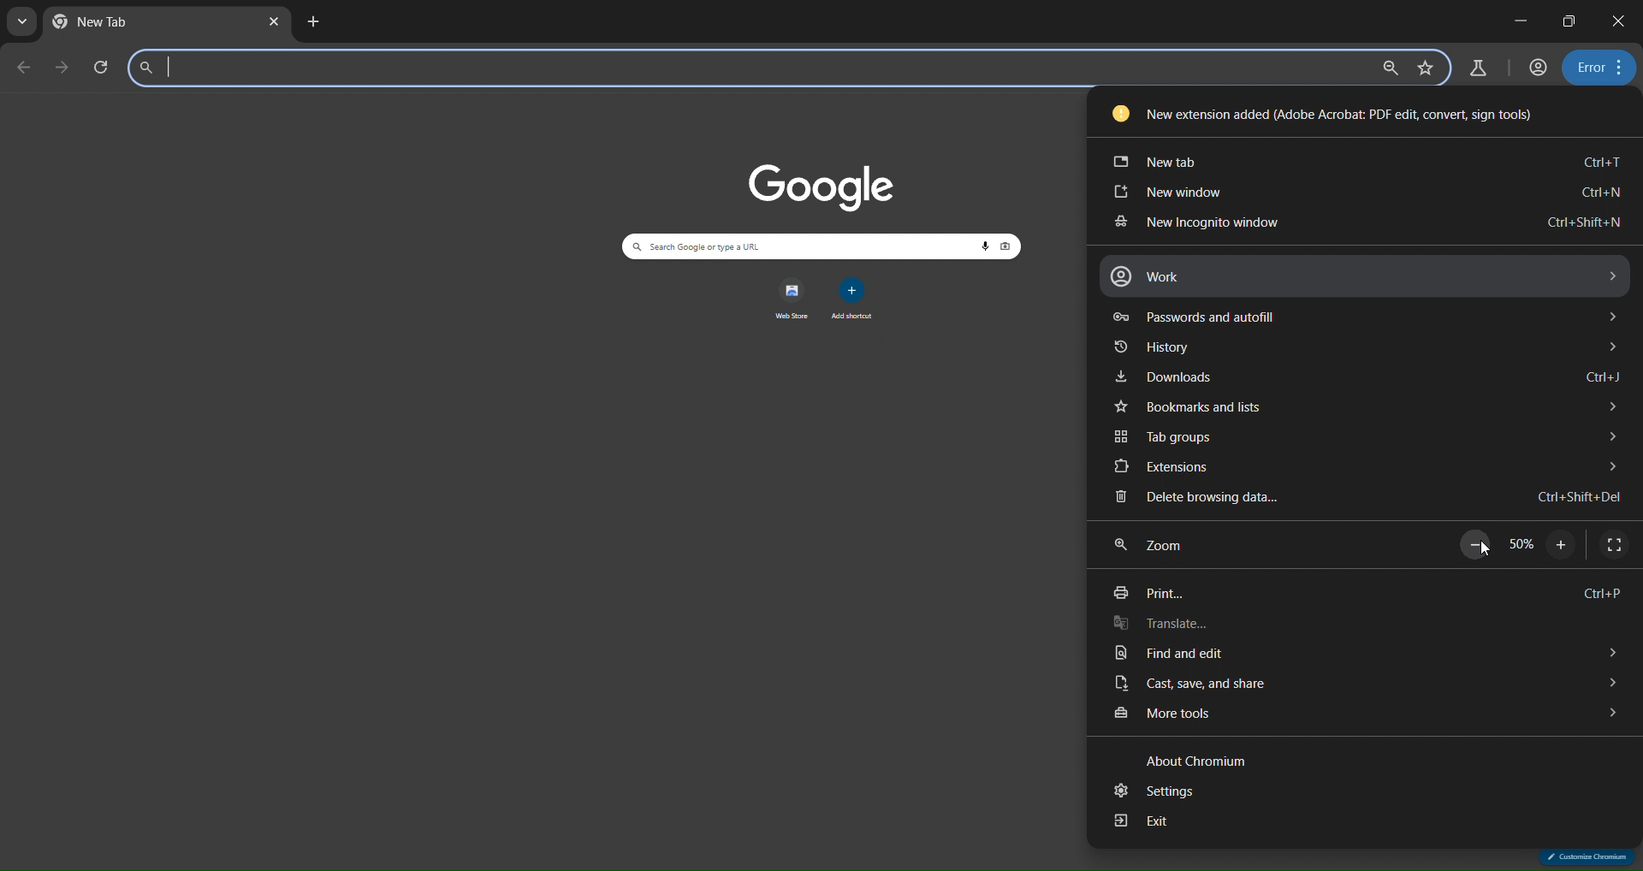 The height and width of the screenshot is (871, 1643). What do you see at coordinates (1147, 825) in the screenshot?
I see `exit` at bounding box center [1147, 825].